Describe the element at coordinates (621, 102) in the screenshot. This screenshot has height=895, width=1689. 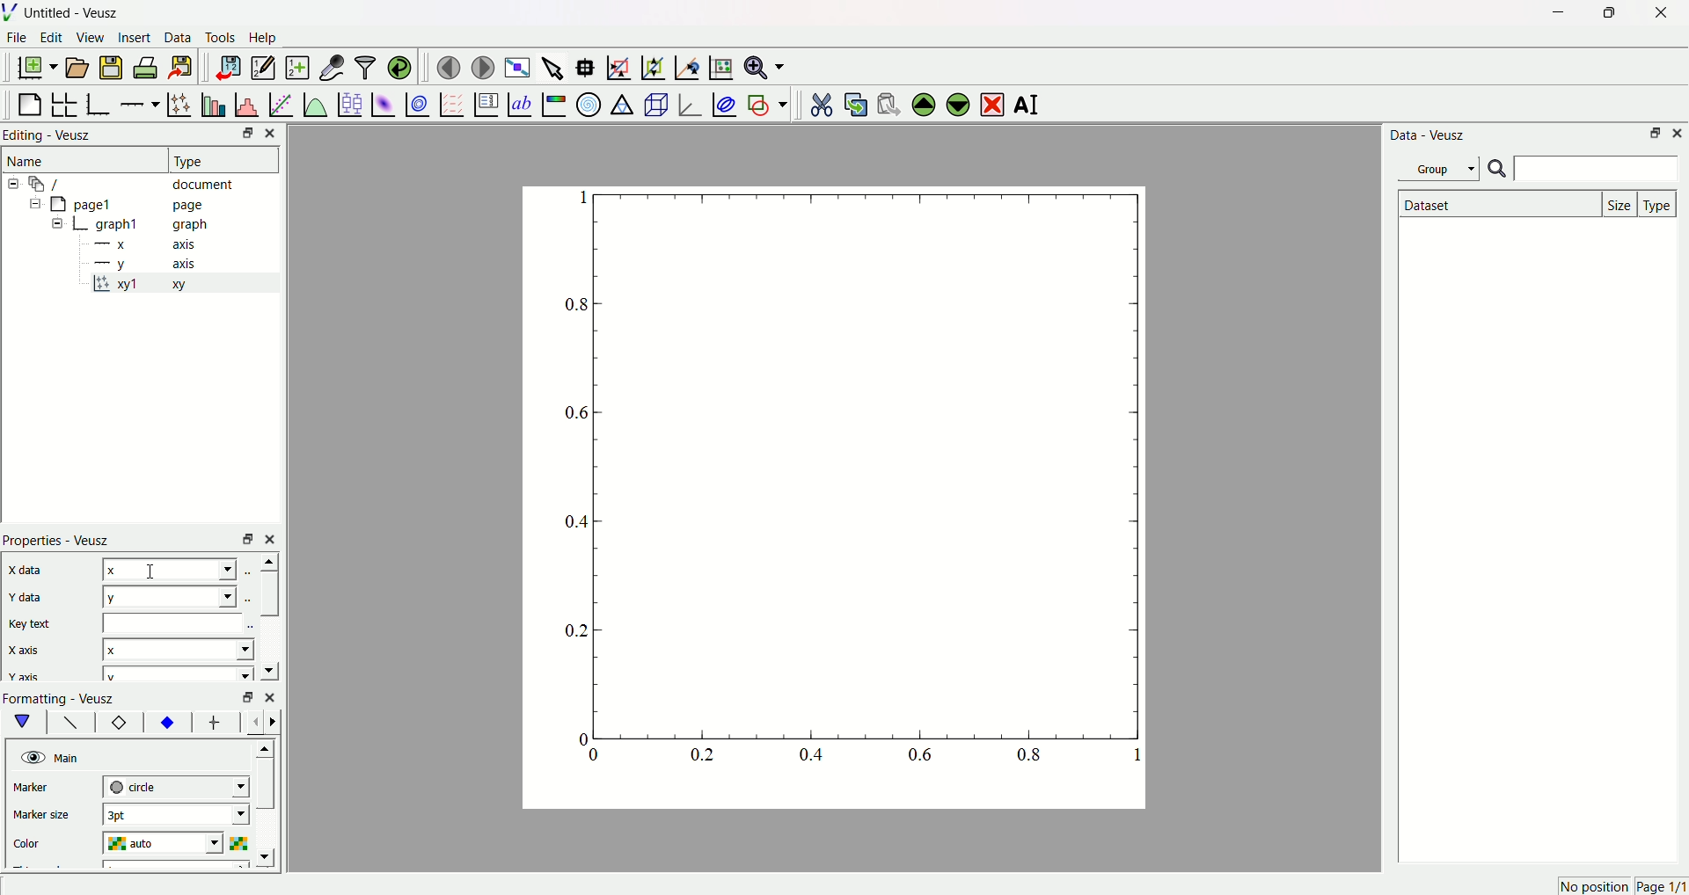
I see `ternary graphs` at that location.